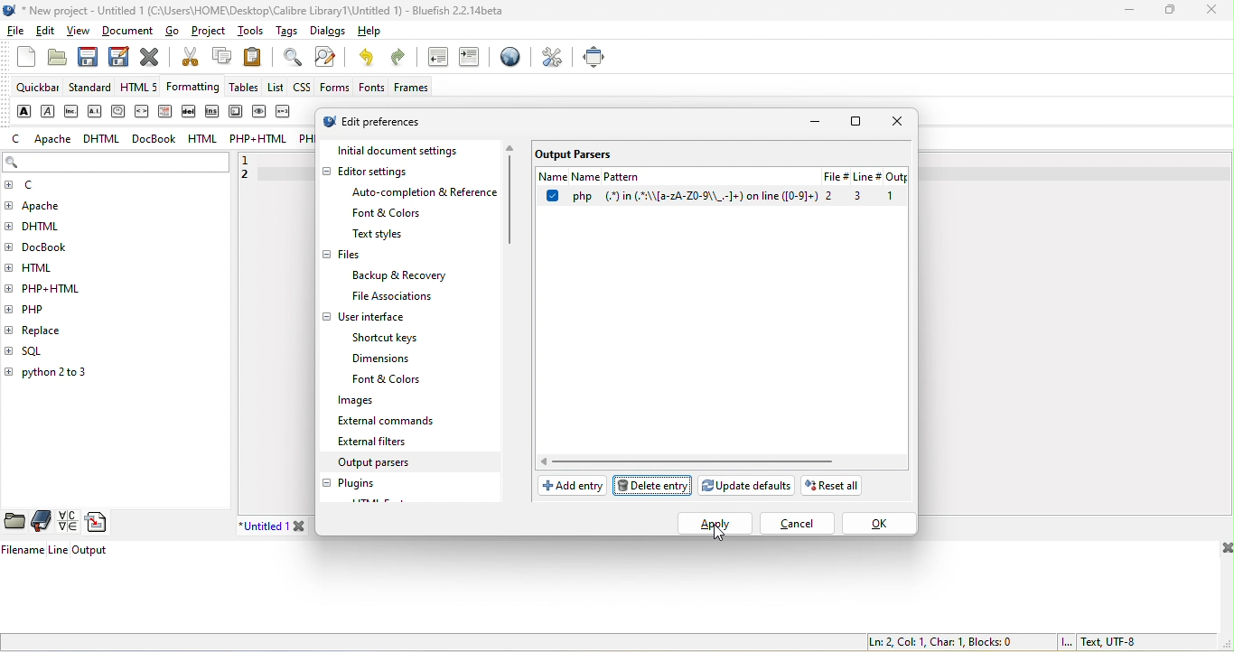  Describe the element at coordinates (717, 526) in the screenshot. I see `select apply` at that location.